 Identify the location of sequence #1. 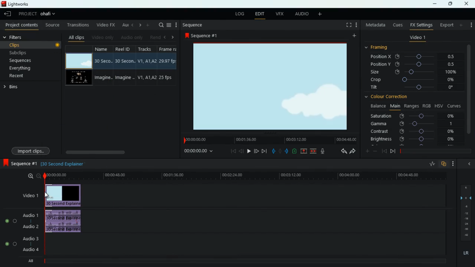
(202, 36).